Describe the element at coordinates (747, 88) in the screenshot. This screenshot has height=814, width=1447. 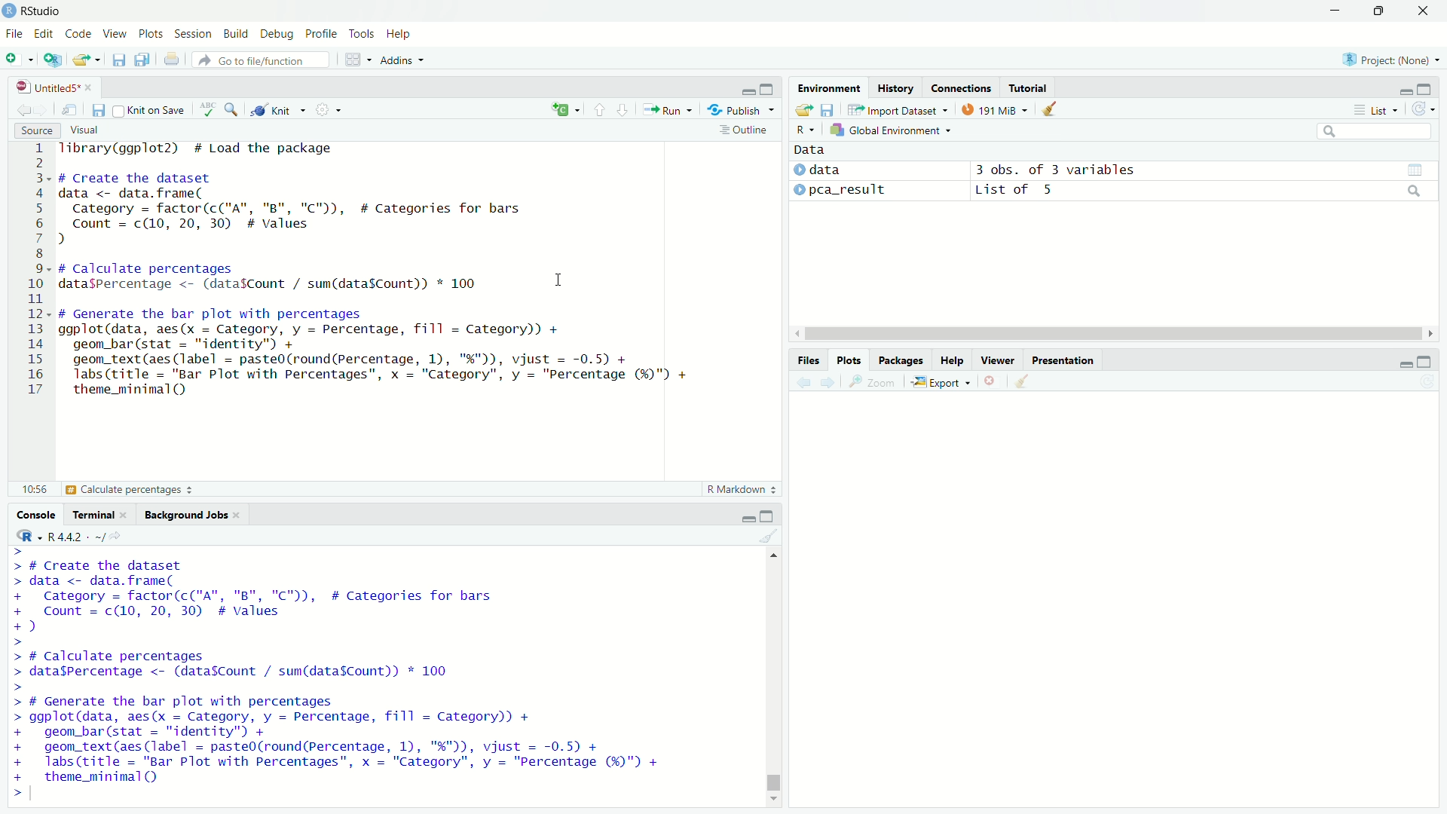
I see `minimize` at that location.